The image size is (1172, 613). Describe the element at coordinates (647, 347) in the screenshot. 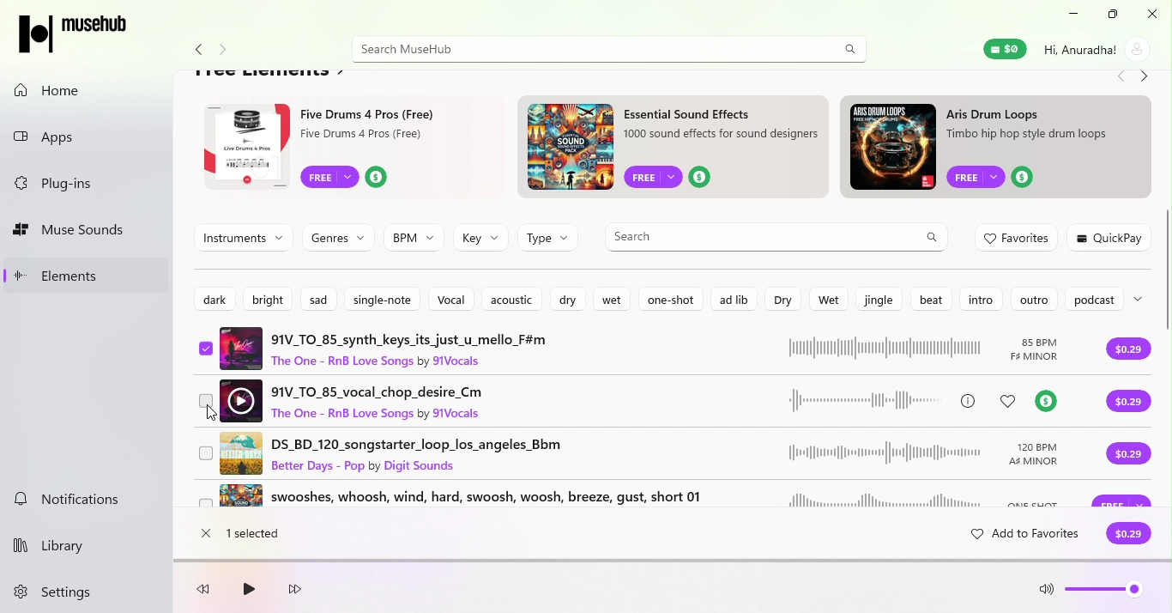

I see `91V_TO_85_synth_keys_its_just_u_mello_f#m` at that location.